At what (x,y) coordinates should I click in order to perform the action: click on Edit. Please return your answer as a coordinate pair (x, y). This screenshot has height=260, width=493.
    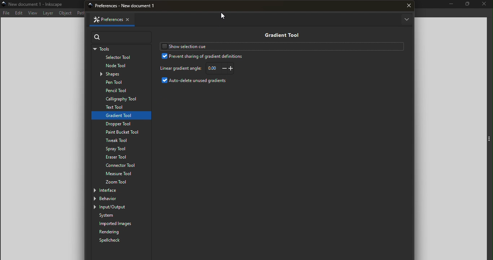
    Looking at the image, I should click on (19, 13).